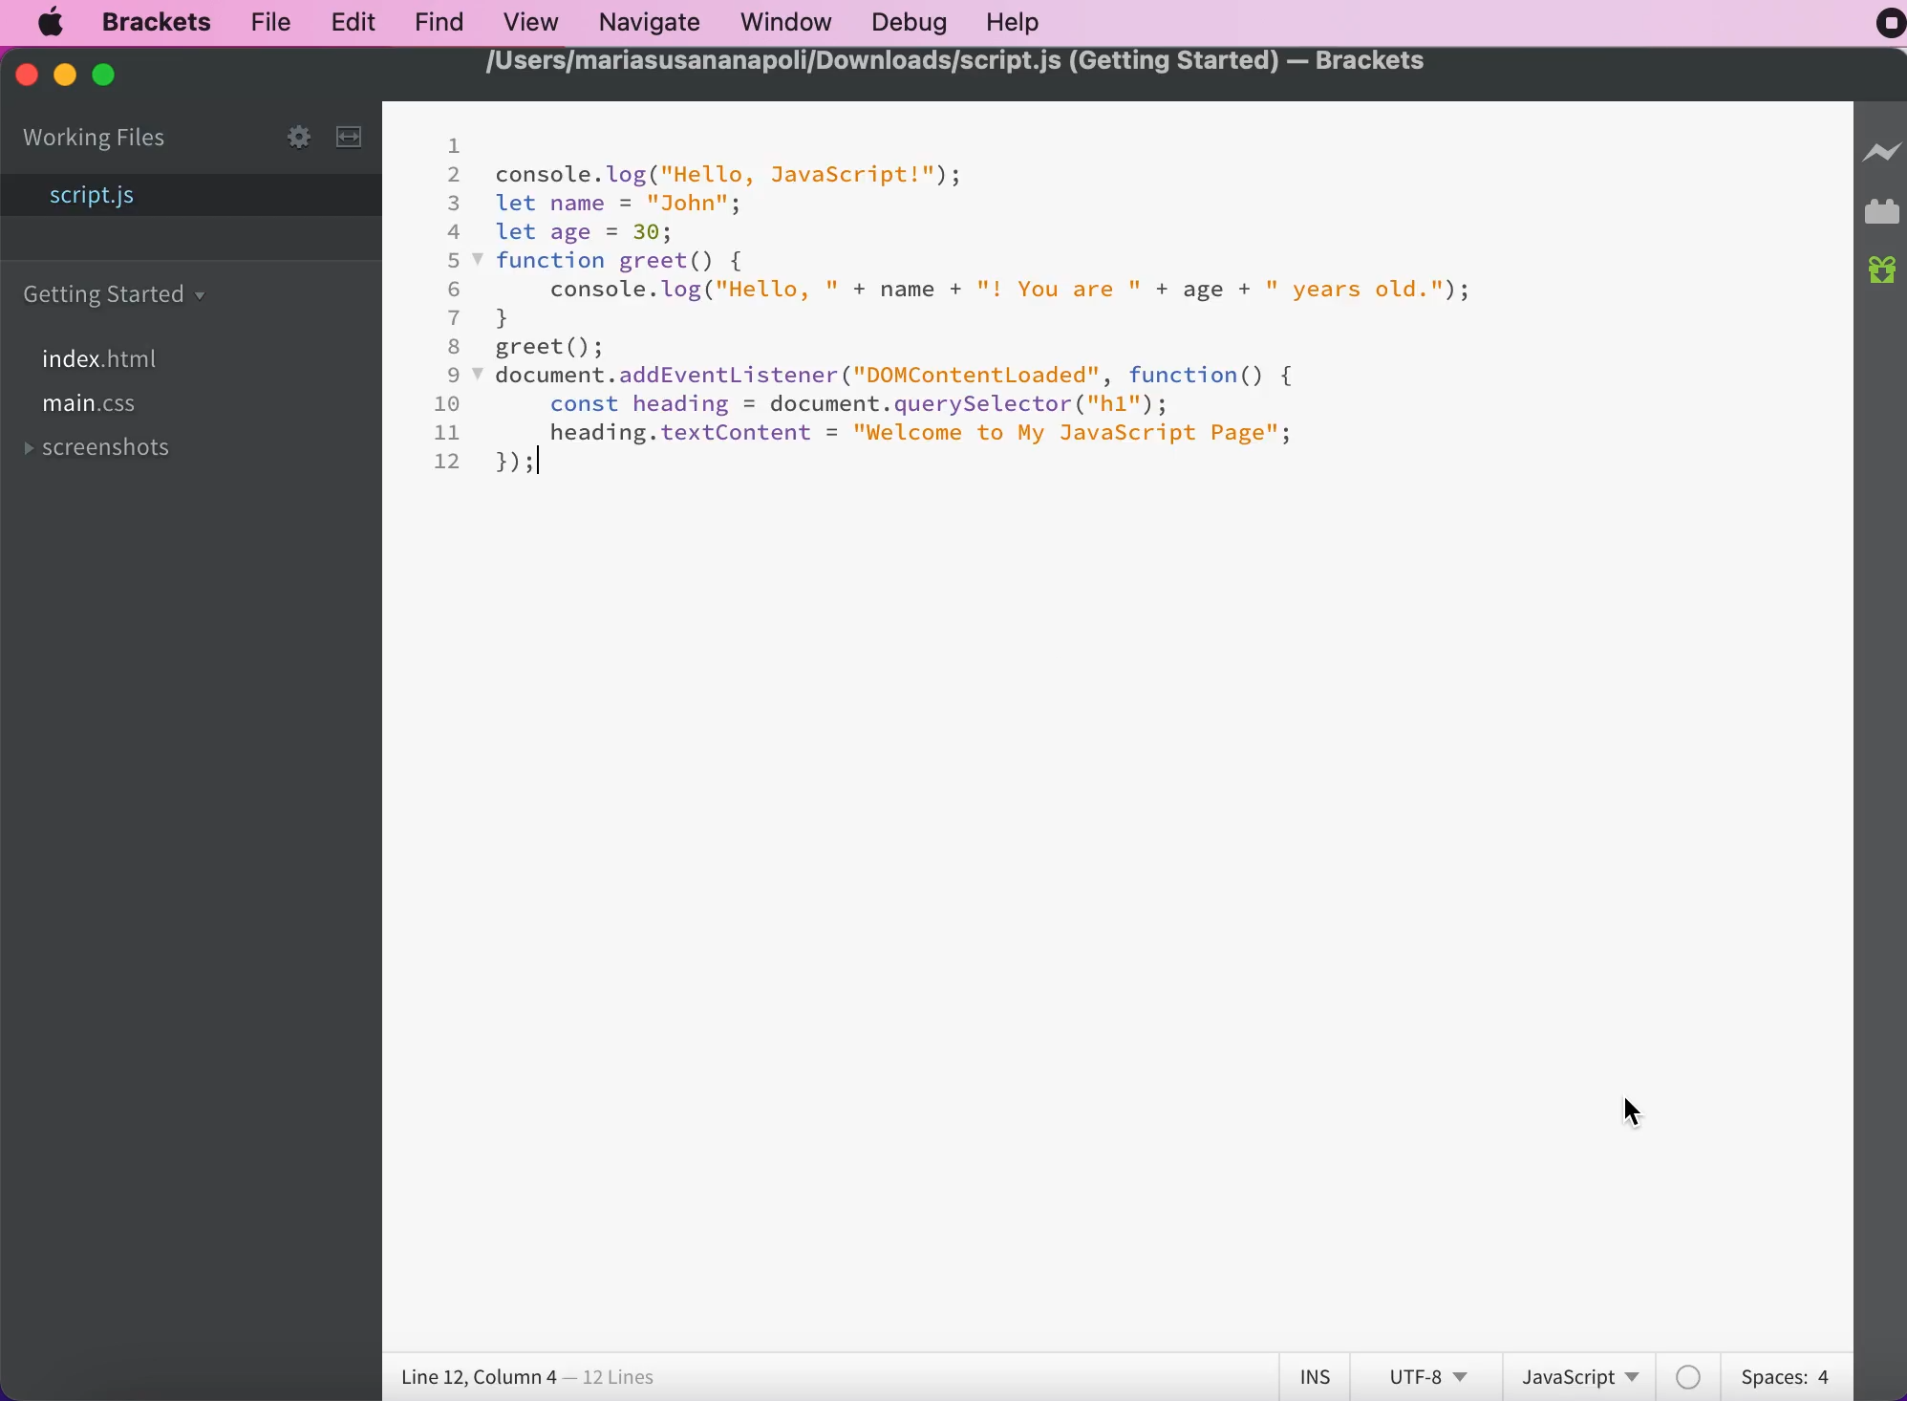 This screenshot has width=1907, height=1401. Describe the element at coordinates (1017, 23) in the screenshot. I see `help` at that location.